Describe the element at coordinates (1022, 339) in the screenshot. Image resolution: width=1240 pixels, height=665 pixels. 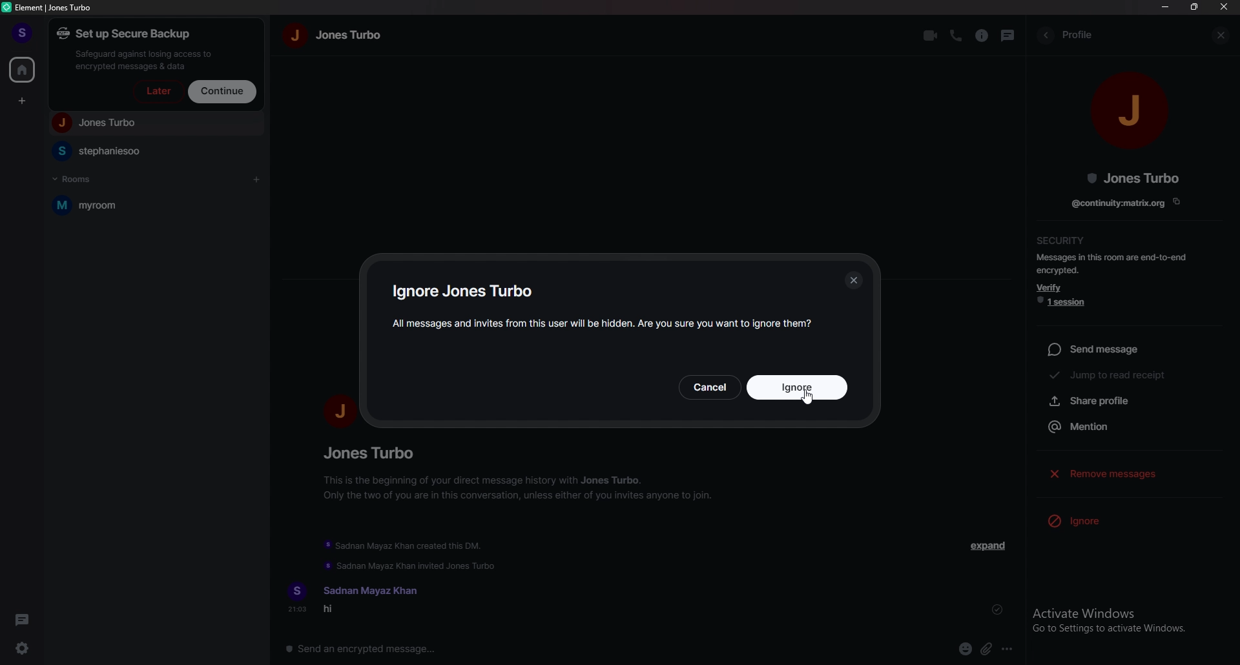
I see `resize bar` at that location.